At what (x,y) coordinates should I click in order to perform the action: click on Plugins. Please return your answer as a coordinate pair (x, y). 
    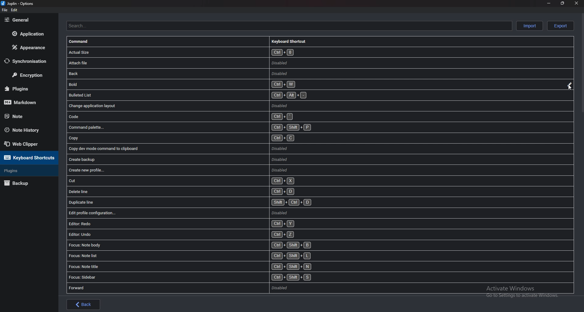
    Looking at the image, I should click on (27, 171).